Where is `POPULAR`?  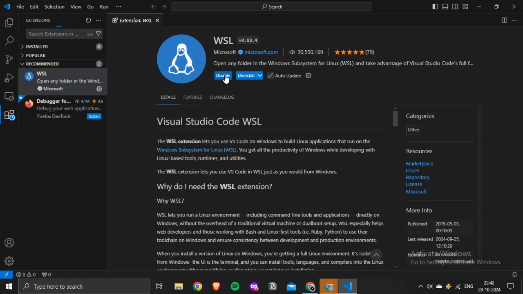
POPULAR is located at coordinates (36, 55).